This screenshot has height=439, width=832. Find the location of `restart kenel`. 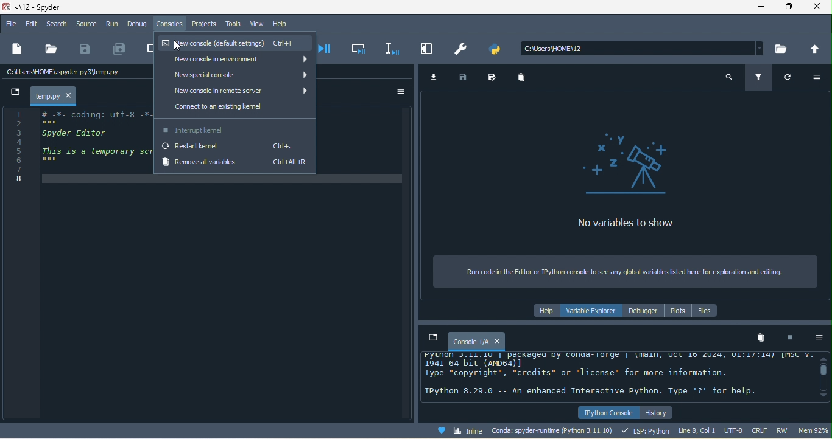

restart kenel is located at coordinates (235, 148).